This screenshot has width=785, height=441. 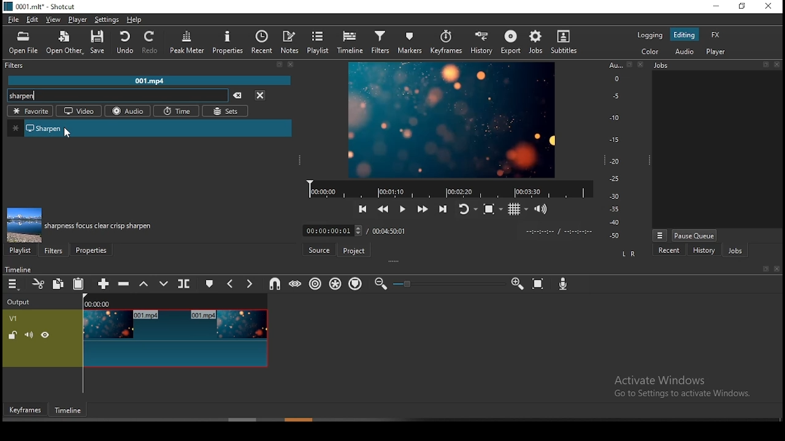 What do you see at coordinates (405, 208) in the screenshot?
I see `play` at bounding box center [405, 208].